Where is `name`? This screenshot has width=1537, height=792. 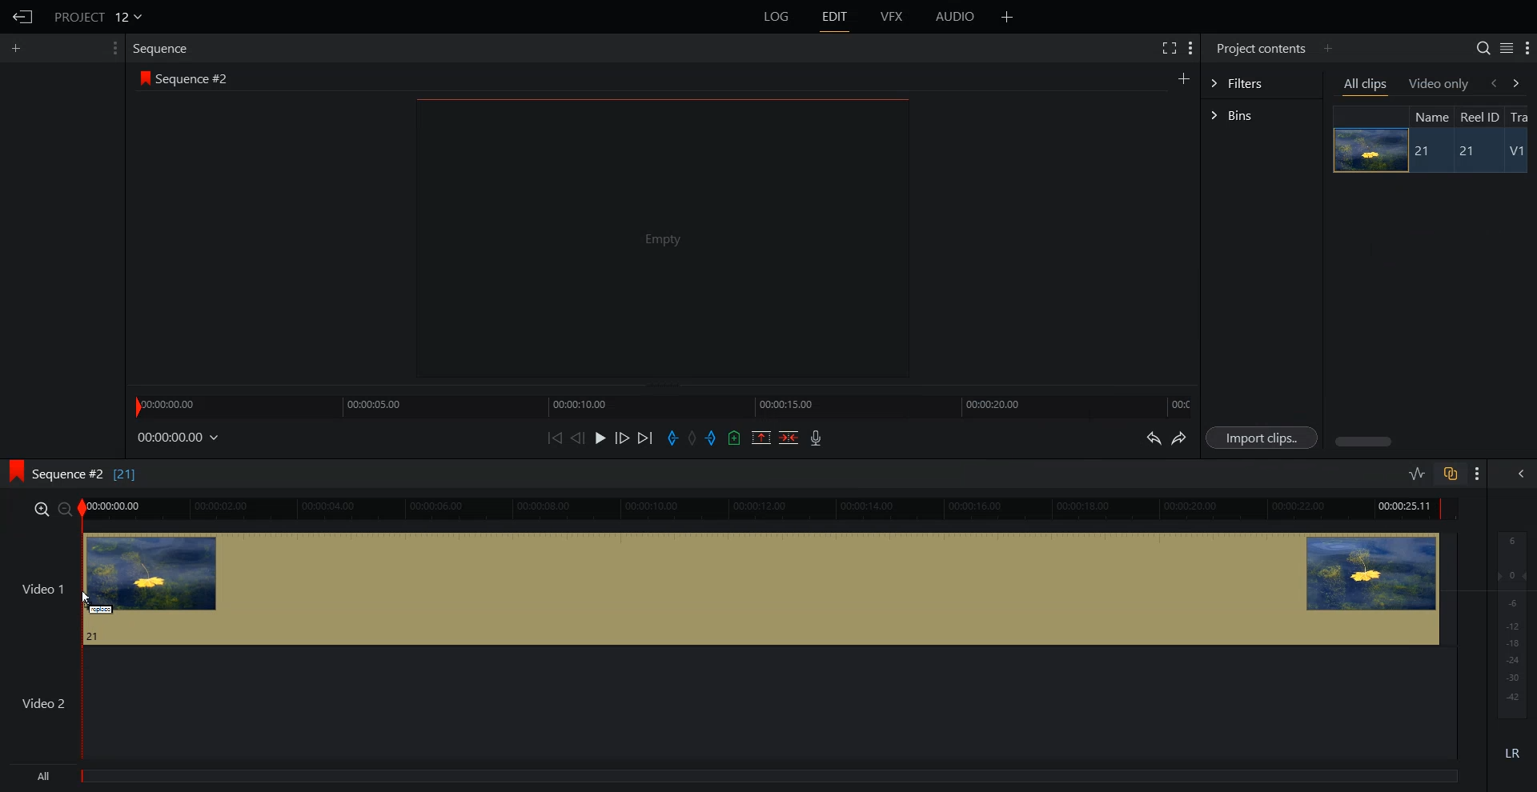 name is located at coordinates (1431, 116).